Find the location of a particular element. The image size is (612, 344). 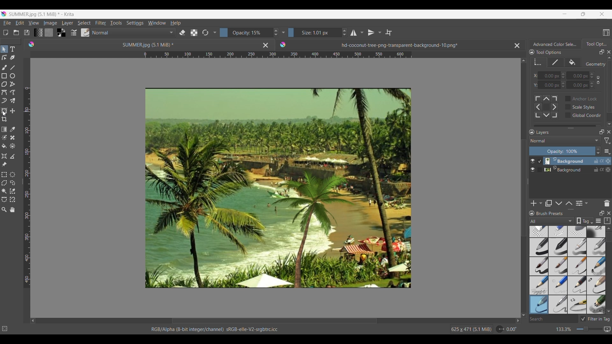

Polygonal selection tool is located at coordinates (4, 183).